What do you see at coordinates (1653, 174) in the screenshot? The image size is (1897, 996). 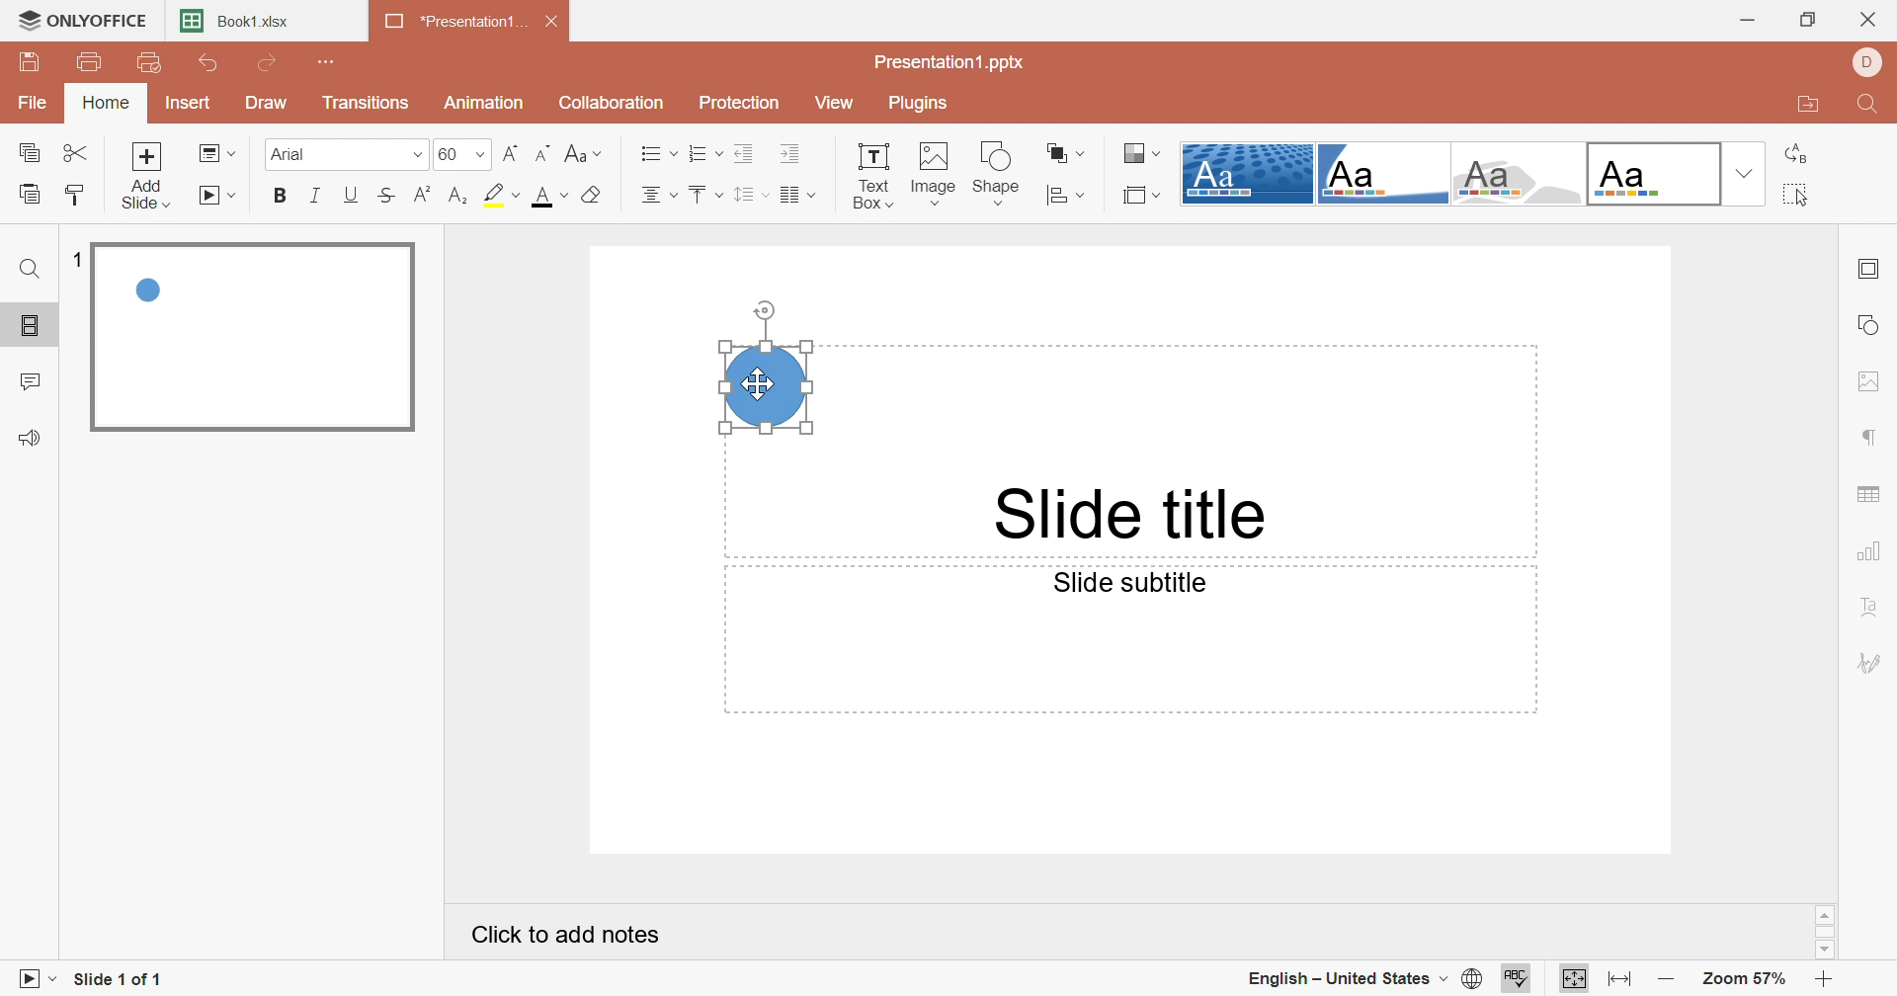 I see `Blank` at bounding box center [1653, 174].